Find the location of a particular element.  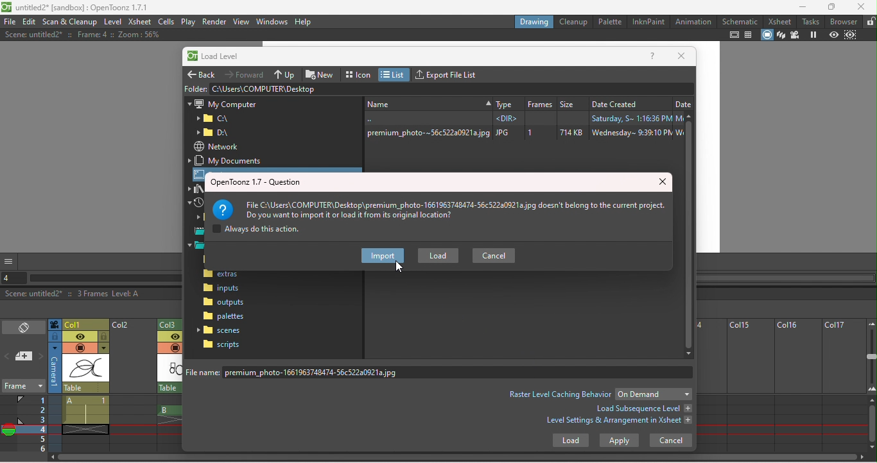

premium_photo-~56c522a0921ajpg JPG 1 714KB Wednesday~ 3:39:10 Ph W is located at coordinates (522, 133).